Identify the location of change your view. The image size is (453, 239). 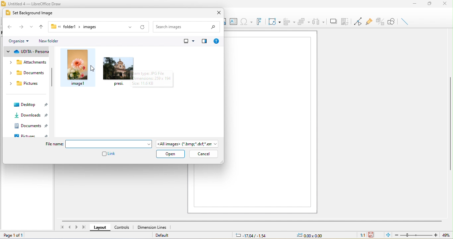
(188, 42).